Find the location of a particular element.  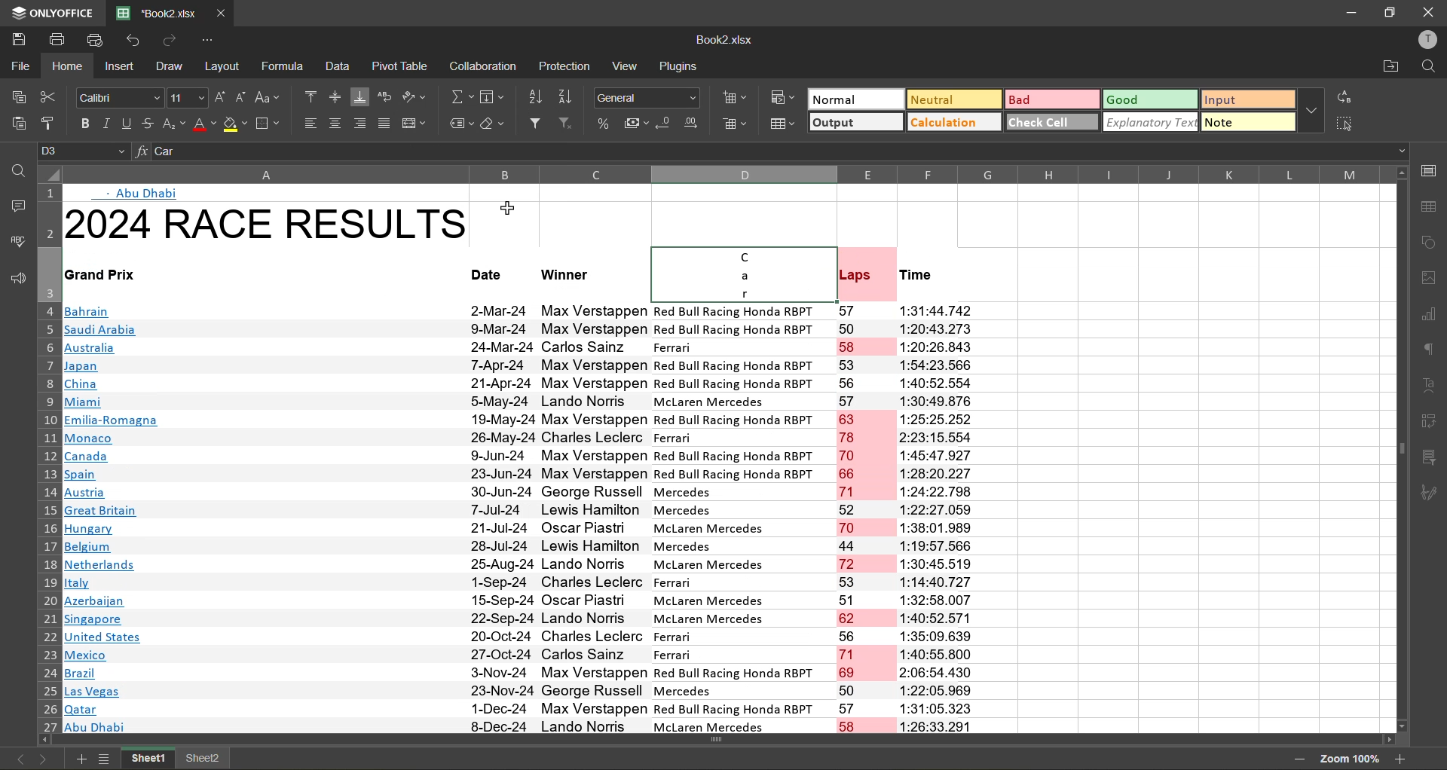

percent is located at coordinates (604, 123).